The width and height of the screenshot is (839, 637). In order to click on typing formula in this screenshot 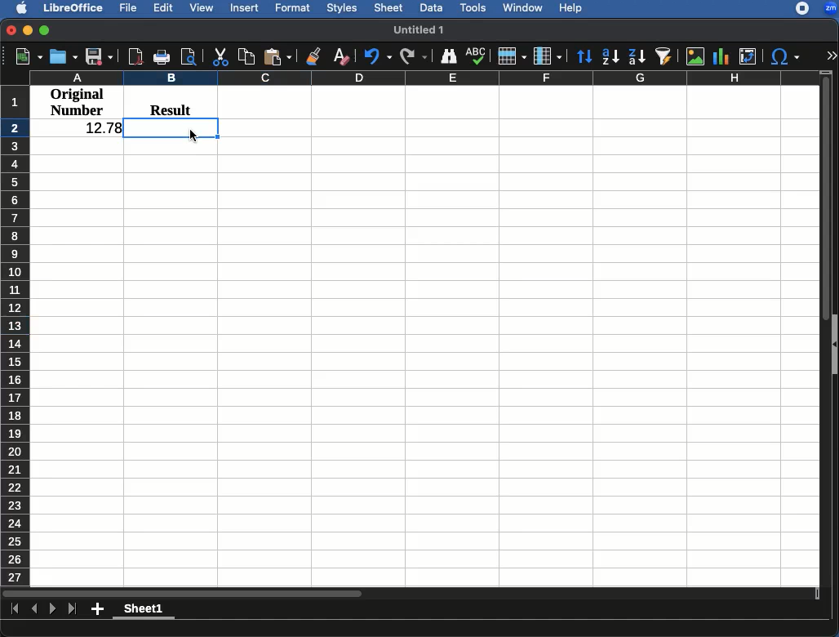, I will do `click(171, 128)`.